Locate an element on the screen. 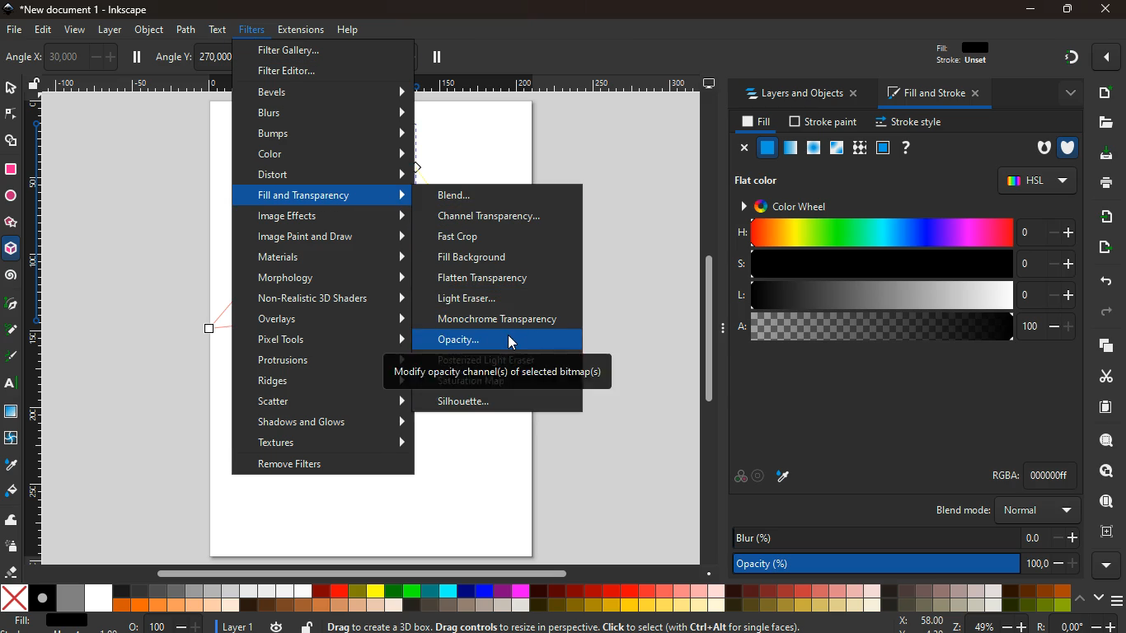 This screenshot has height=633, width=1126. use is located at coordinates (1101, 502).